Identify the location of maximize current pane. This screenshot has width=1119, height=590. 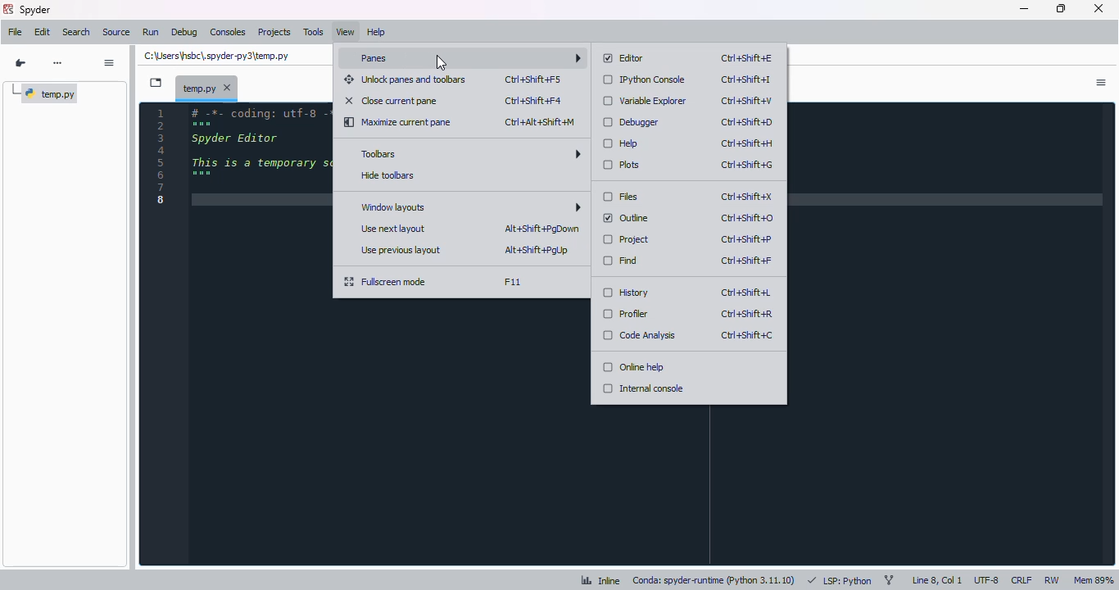
(397, 122).